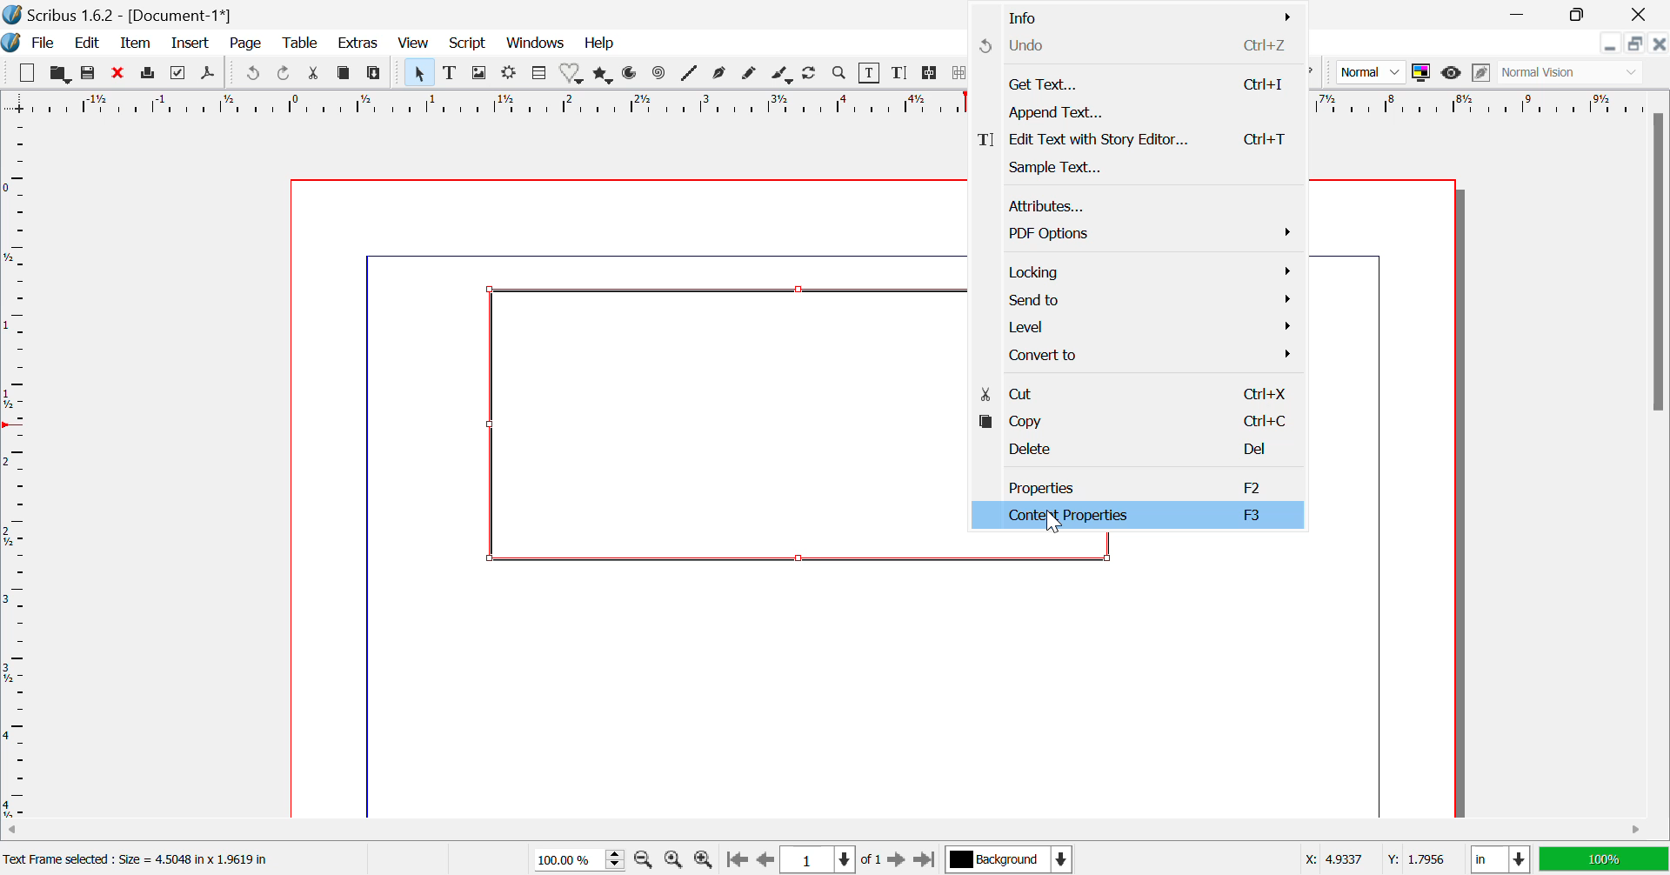 This screenshot has width=1670, height=875. What do you see at coordinates (466, 44) in the screenshot?
I see `Script` at bounding box center [466, 44].